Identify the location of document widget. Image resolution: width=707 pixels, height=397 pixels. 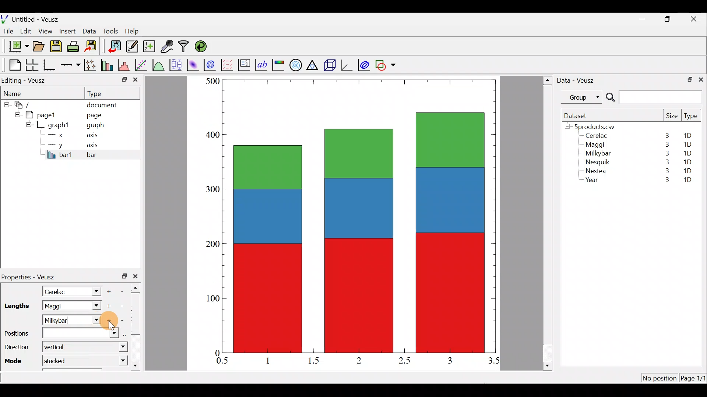
(26, 104).